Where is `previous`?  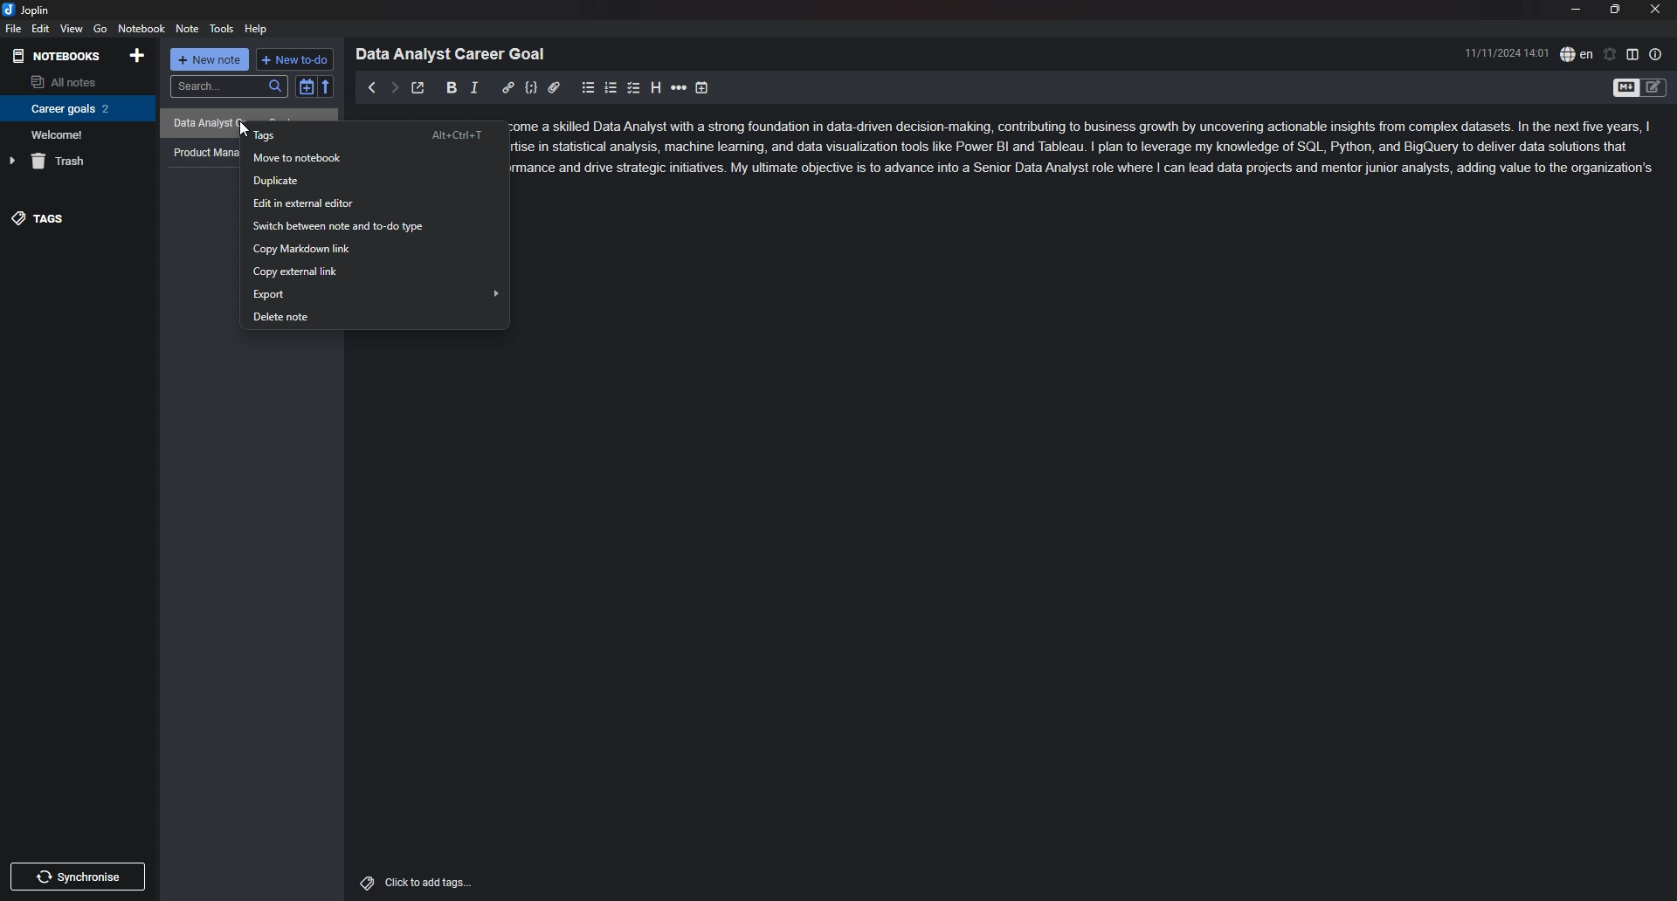 previous is located at coordinates (370, 87).